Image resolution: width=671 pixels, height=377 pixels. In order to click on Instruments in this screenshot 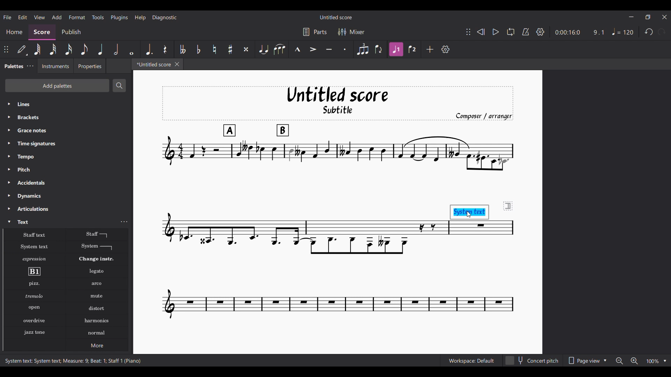, I will do `click(55, 66)`.